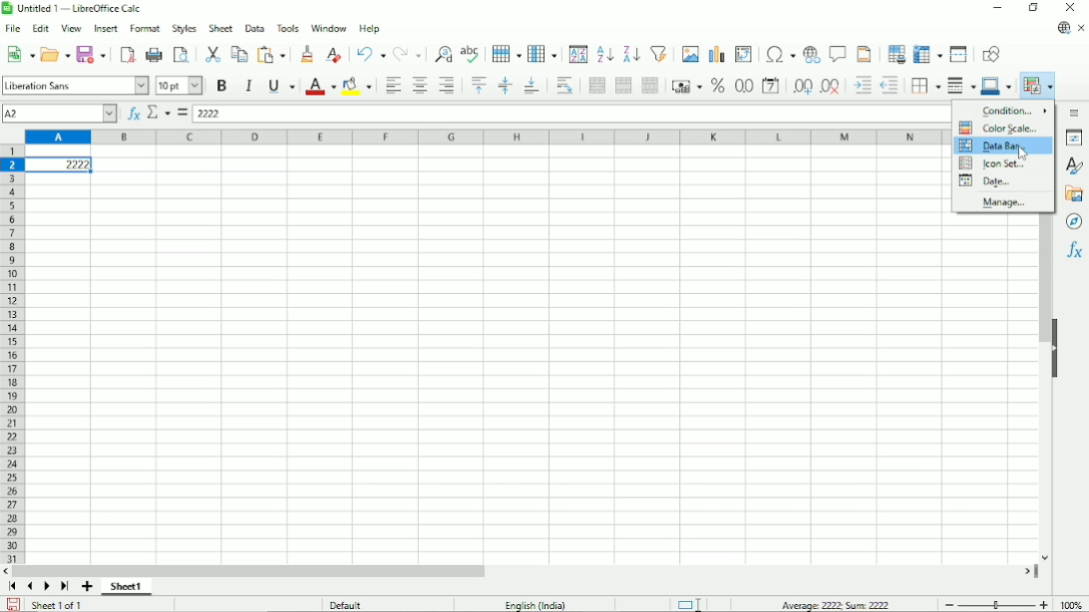 This screenshot has height=612, width=1089. I want to click on Zoom in, so click(1043, 604).